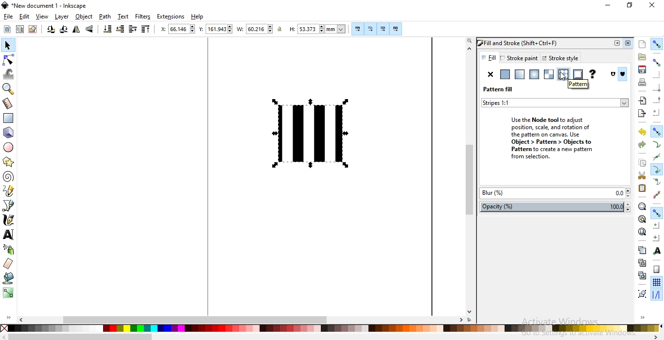 The height and width of the screenshot is (340, 664). I want to click on height of selection, so click(291, 29).